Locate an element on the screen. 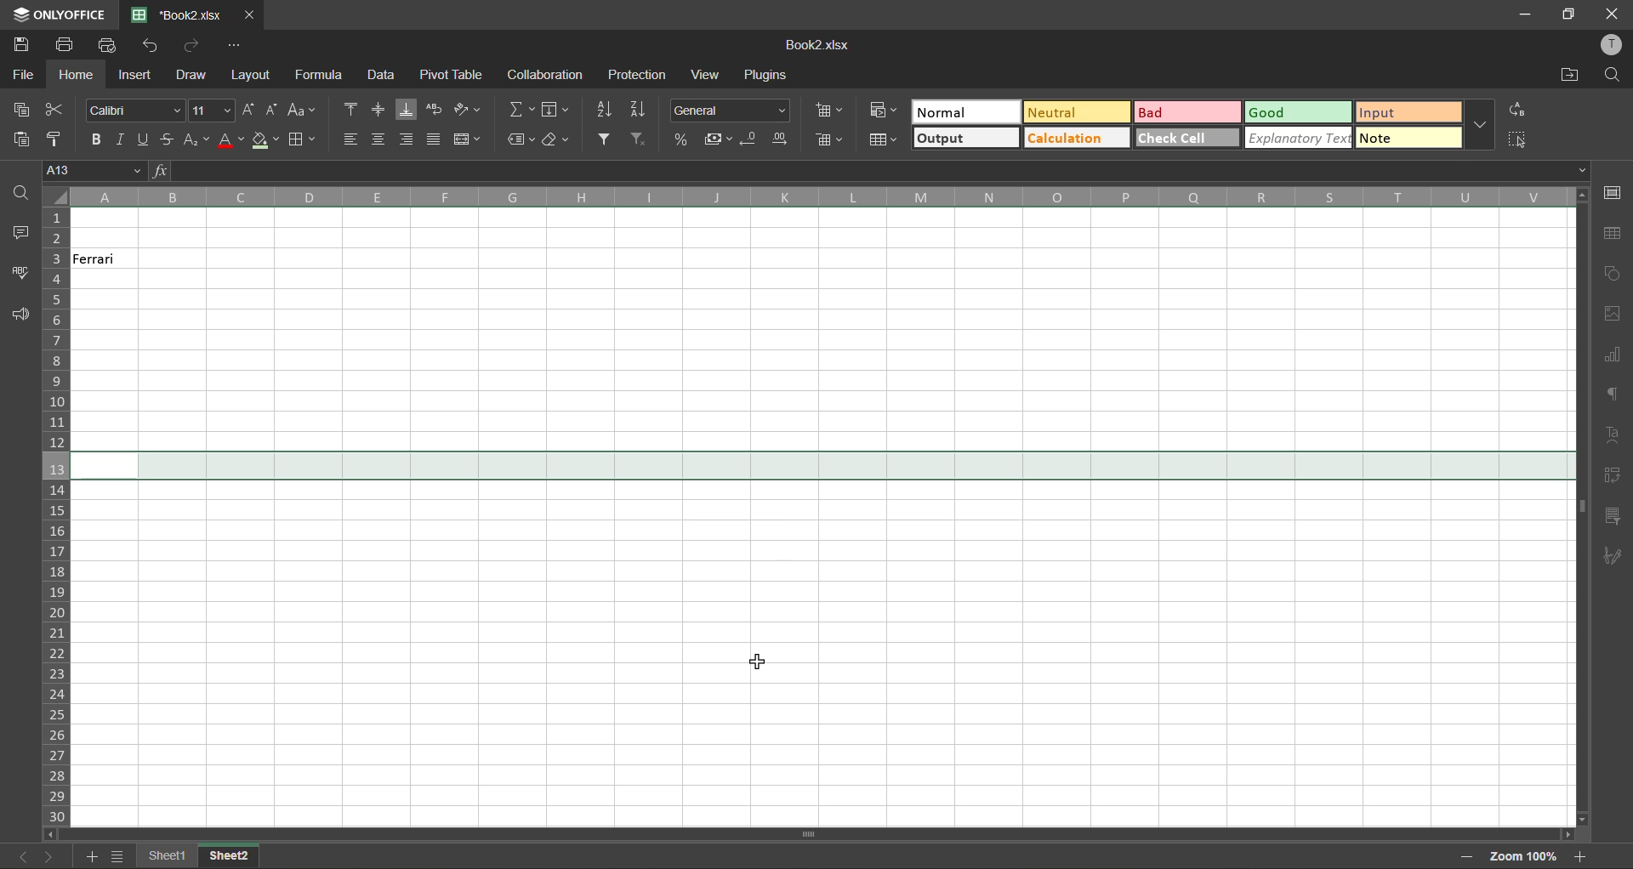 The image size is (1633, 869). data is located at coordinates (378, 76).